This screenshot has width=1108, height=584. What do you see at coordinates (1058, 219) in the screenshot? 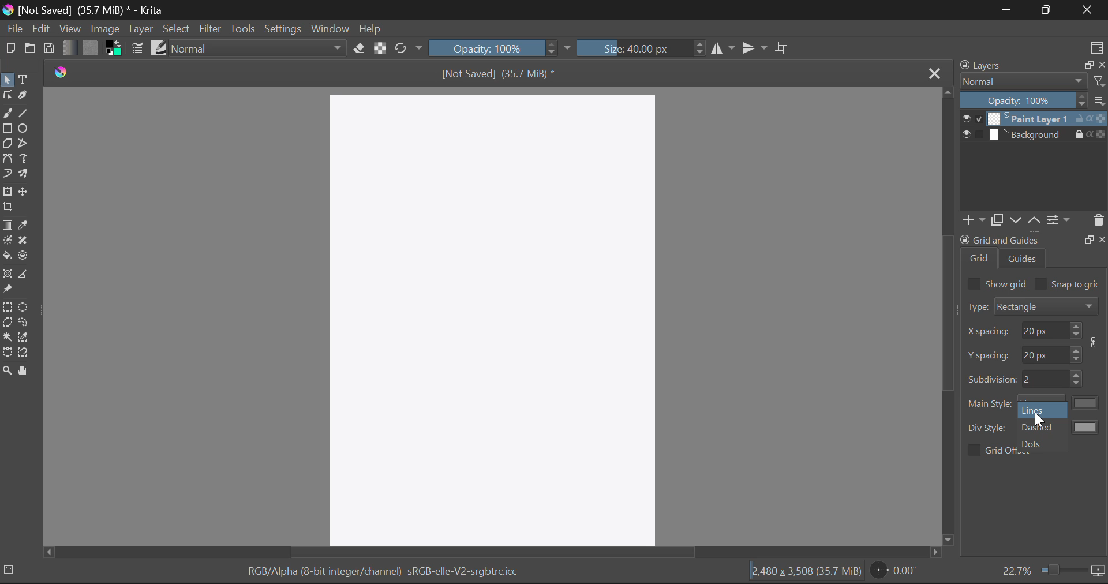
I see `settings` at bounding box center [1058, 219].